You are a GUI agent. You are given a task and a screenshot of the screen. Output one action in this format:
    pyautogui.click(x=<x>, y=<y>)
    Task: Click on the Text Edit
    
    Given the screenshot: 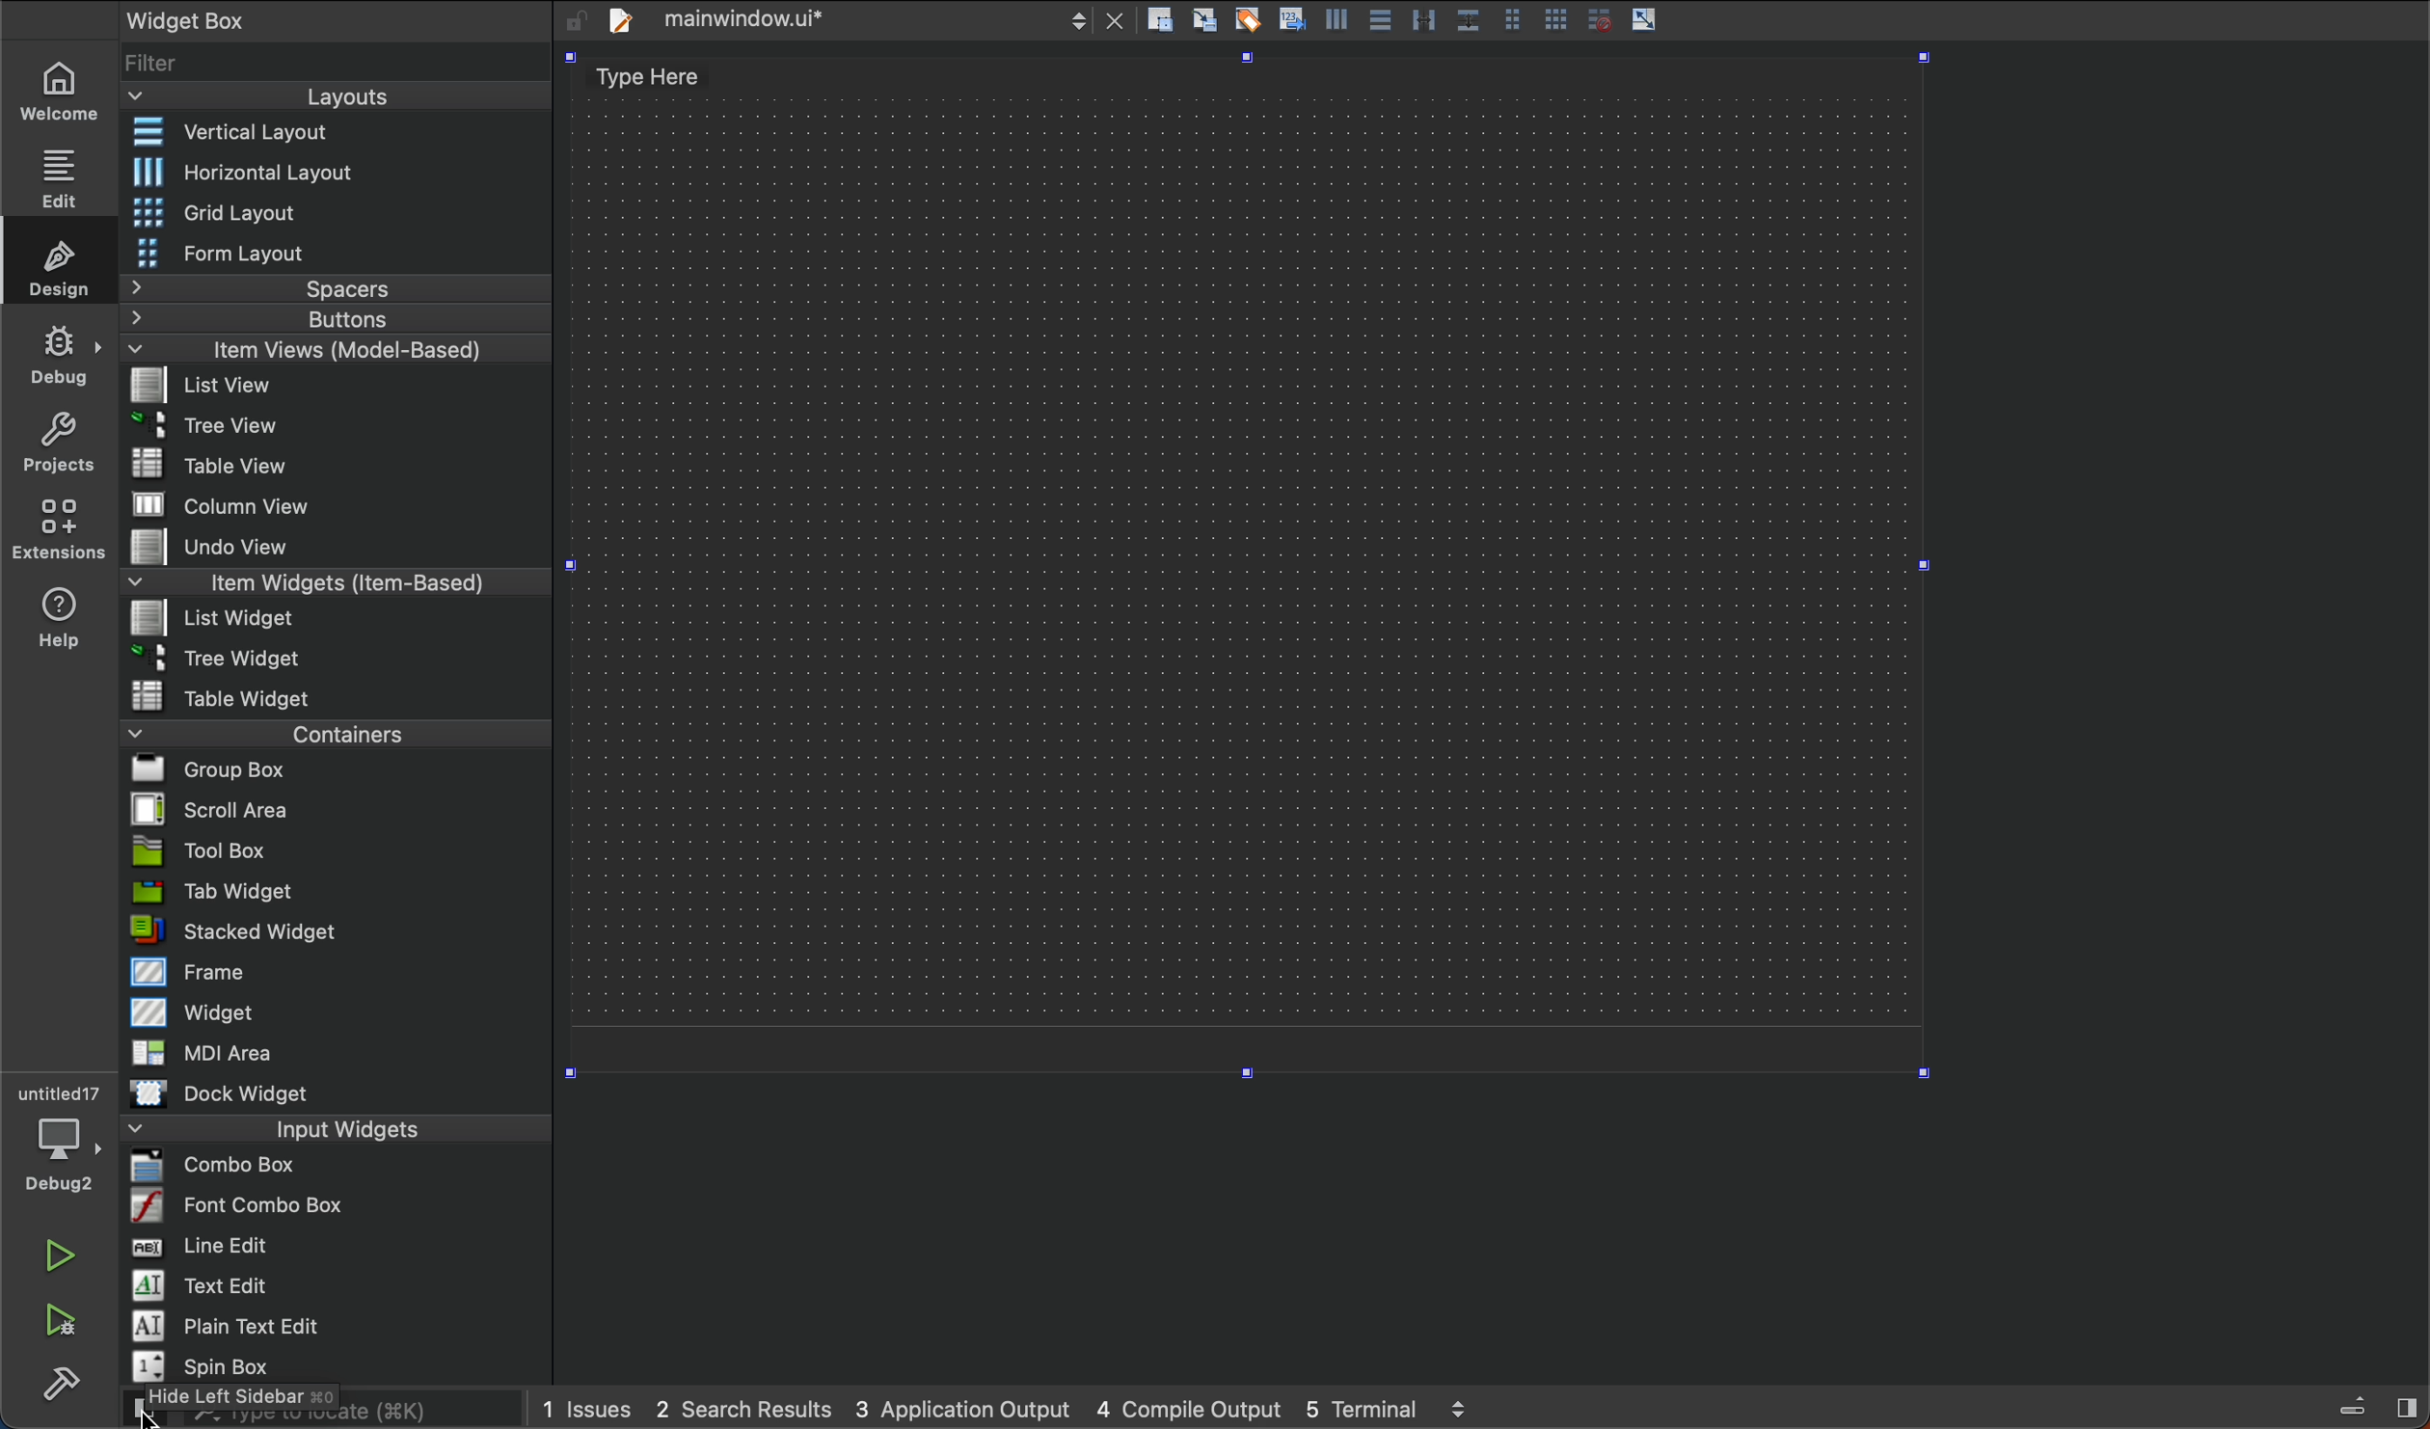 What is the action you would take?
    pyautogui.click(x=205, y=1287)
    